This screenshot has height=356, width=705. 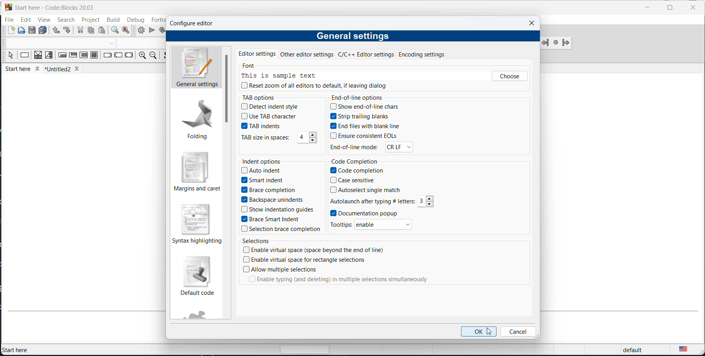 I want to click on open, so click(x=22, y=31).